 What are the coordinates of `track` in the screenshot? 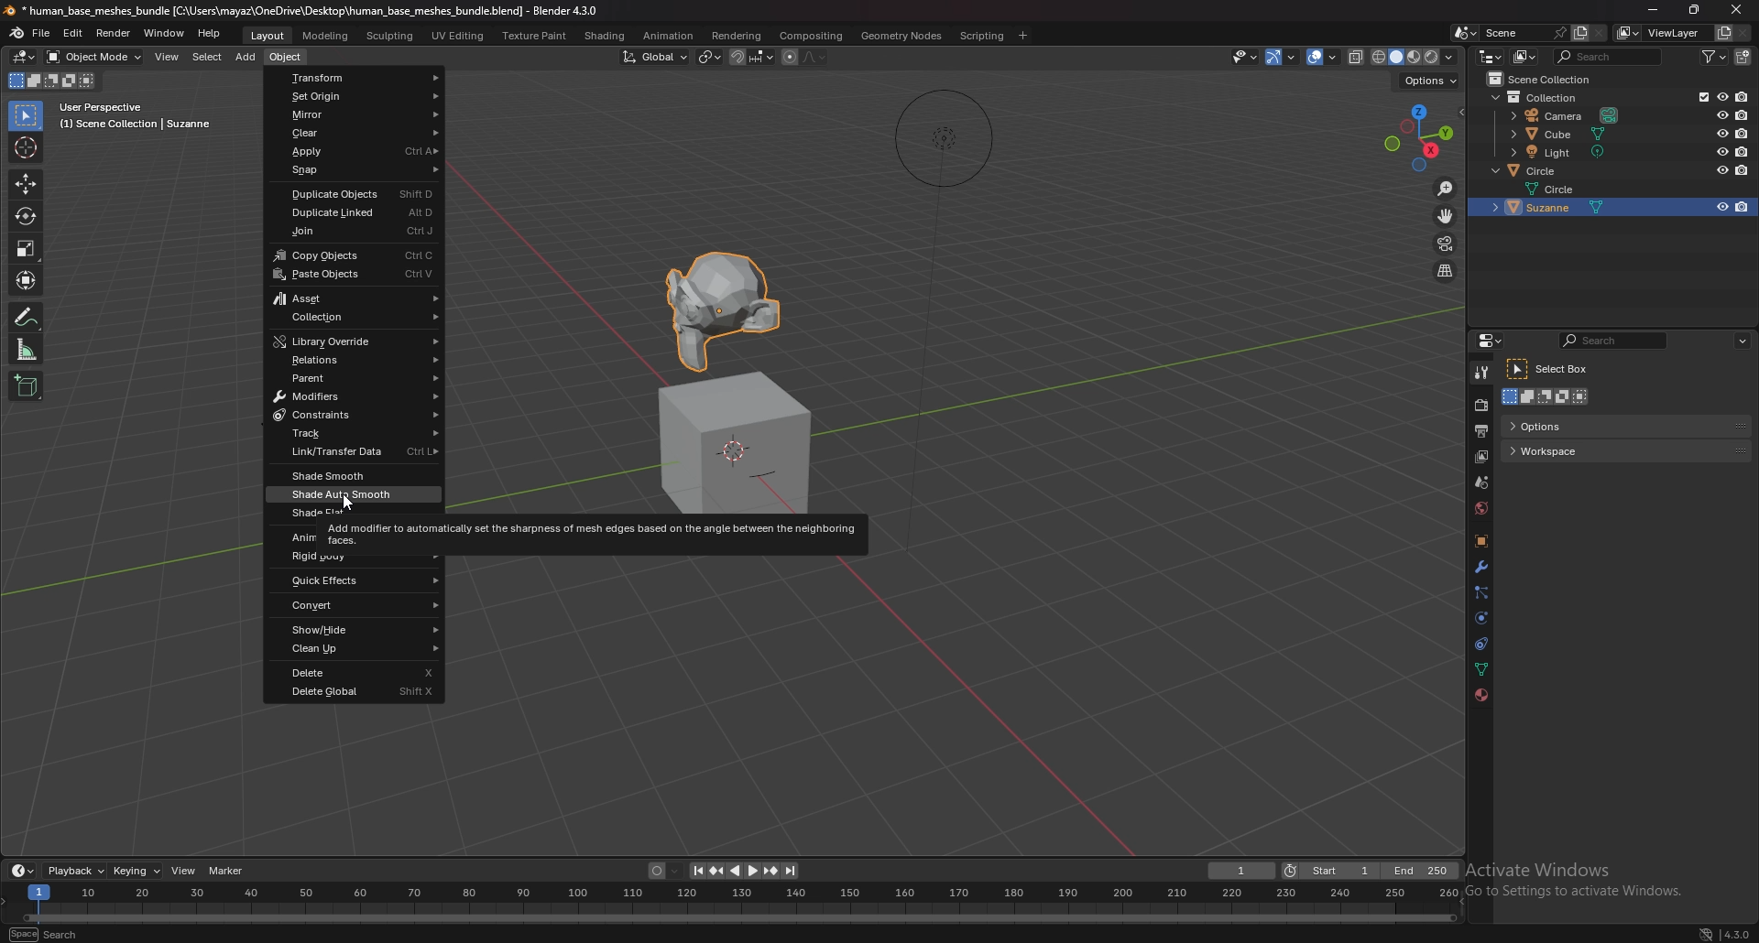 It's located at (354, 434).